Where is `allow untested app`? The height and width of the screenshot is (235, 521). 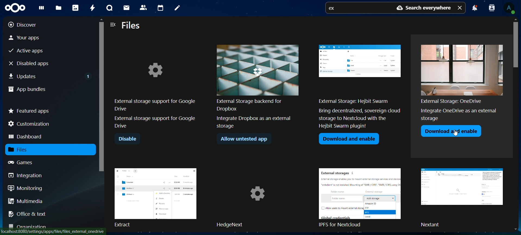
allow untested app is located at coordinates (244, 138).